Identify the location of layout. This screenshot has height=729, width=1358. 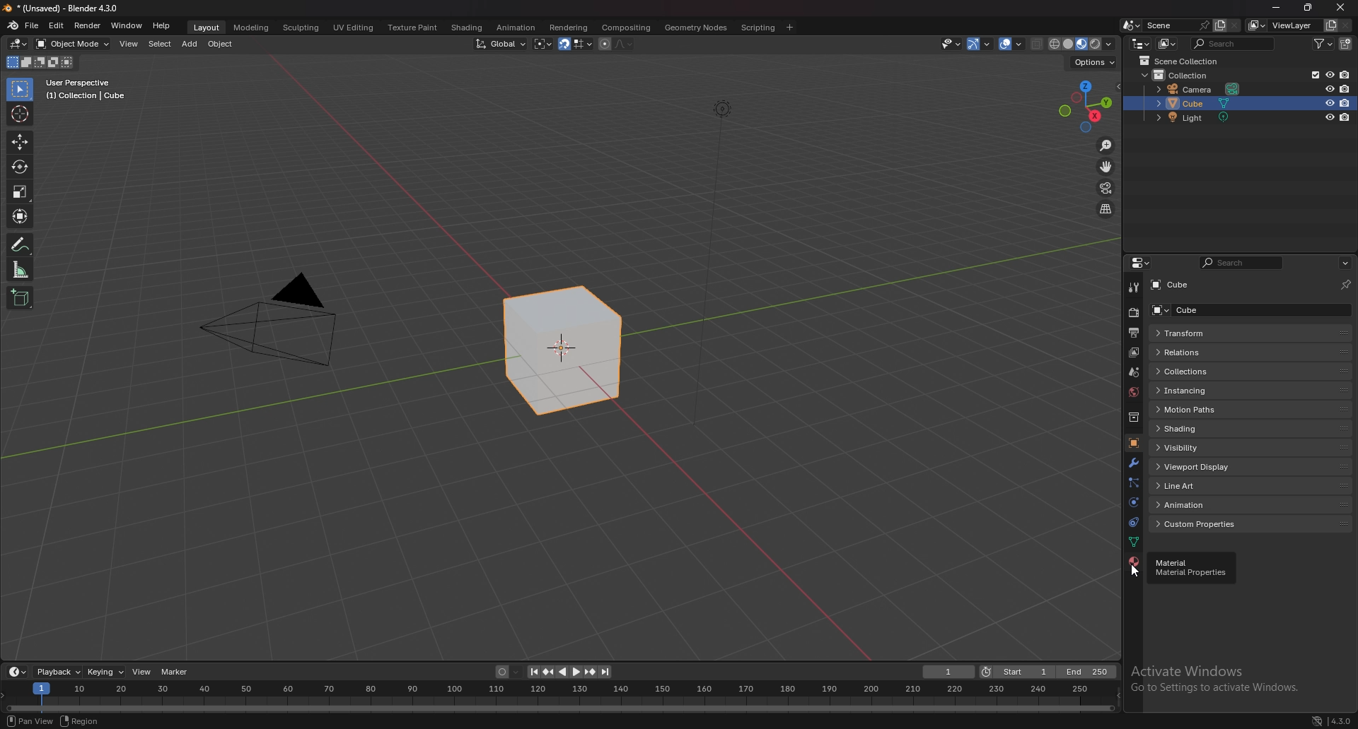
(204, 25).